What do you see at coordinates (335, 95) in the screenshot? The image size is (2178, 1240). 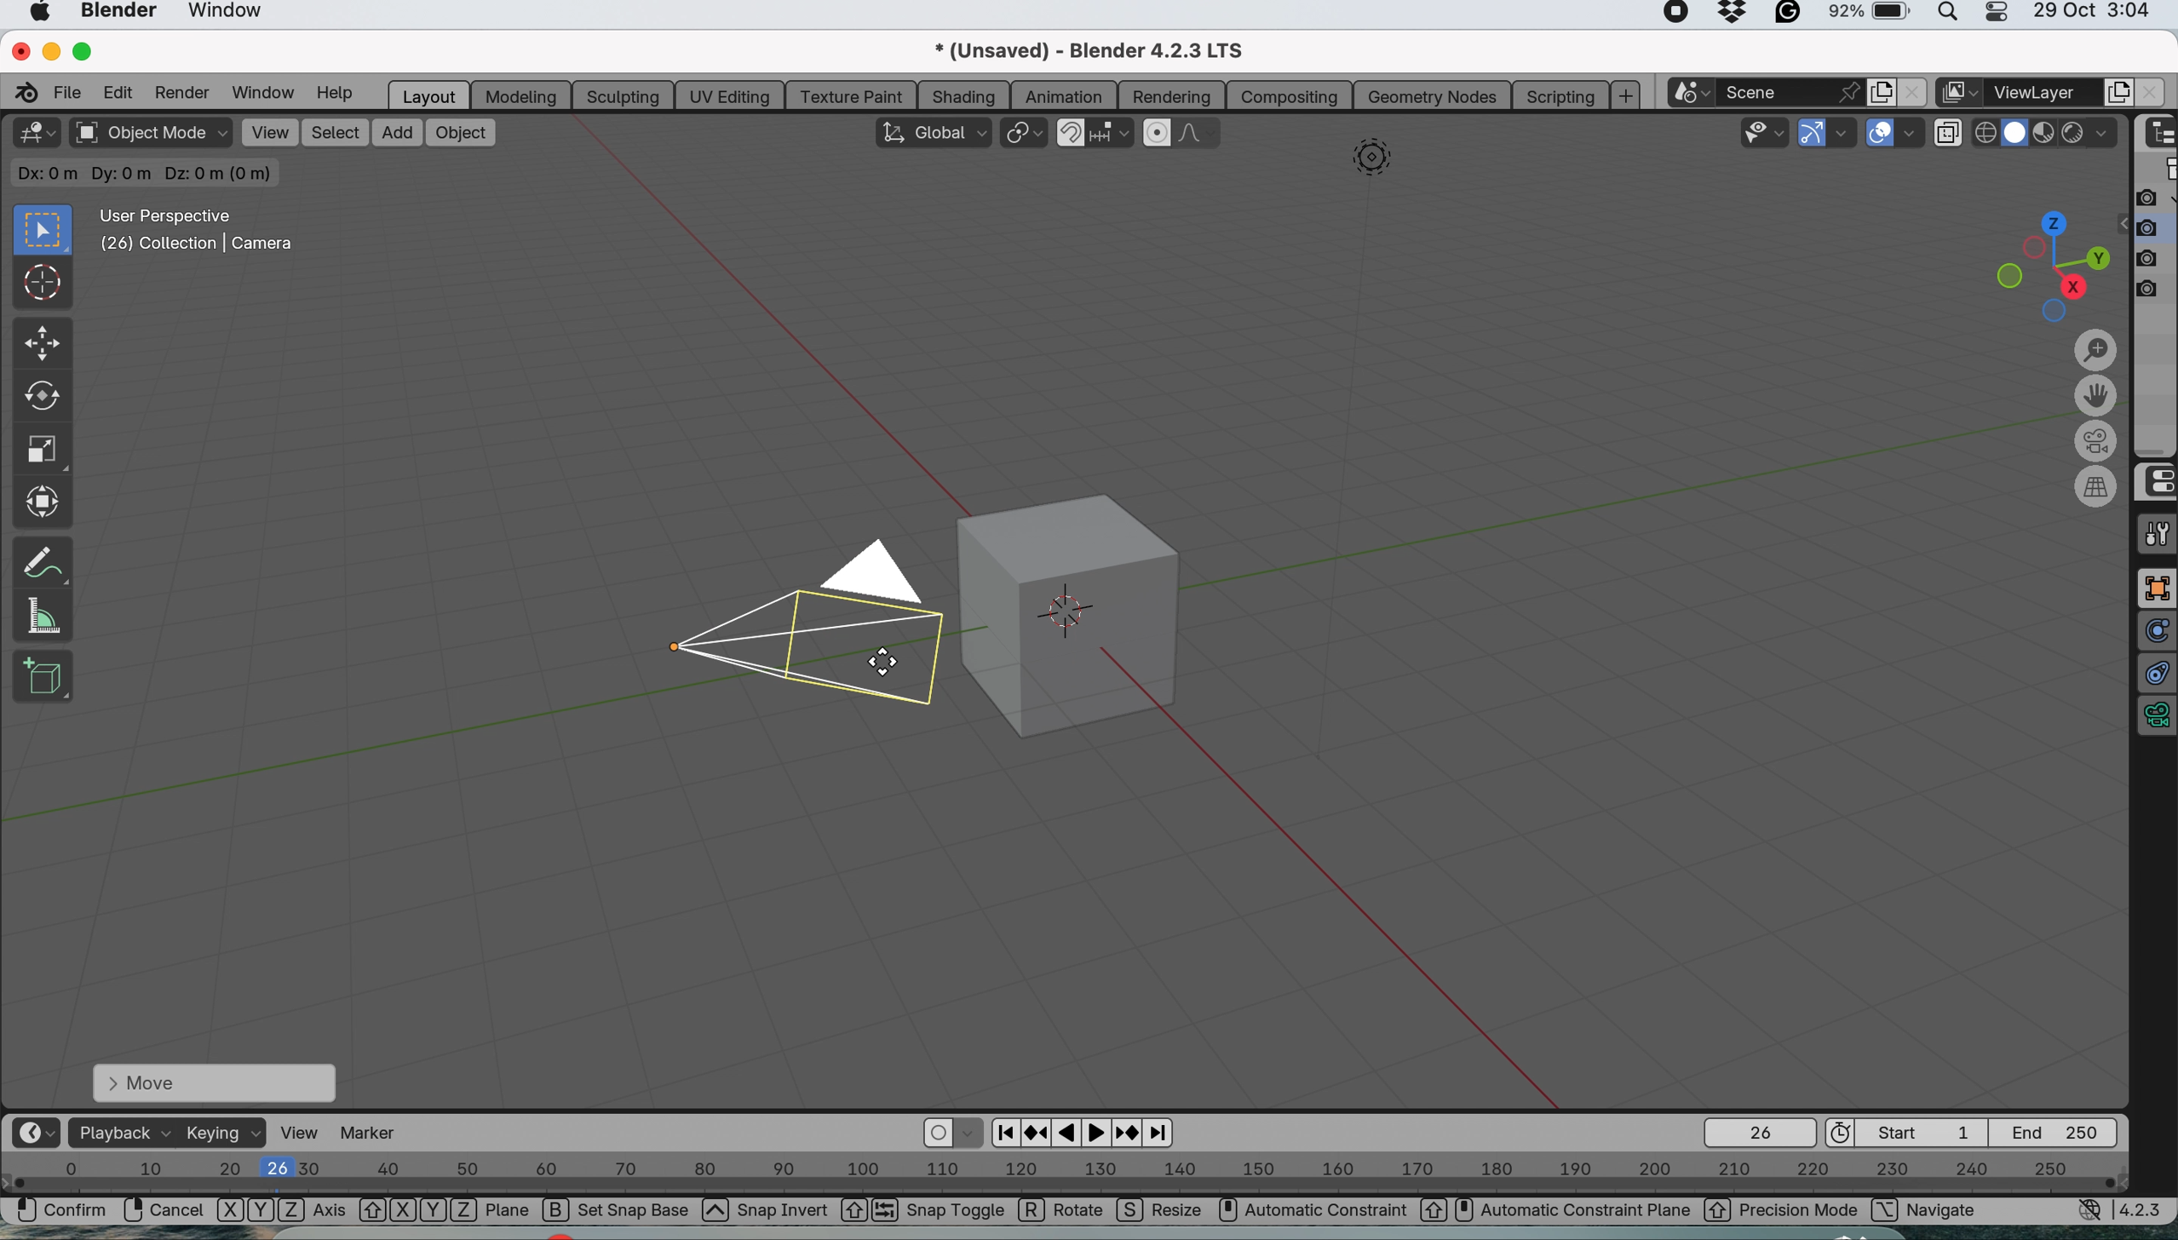 I see `help` at bounding box center [335, 95].